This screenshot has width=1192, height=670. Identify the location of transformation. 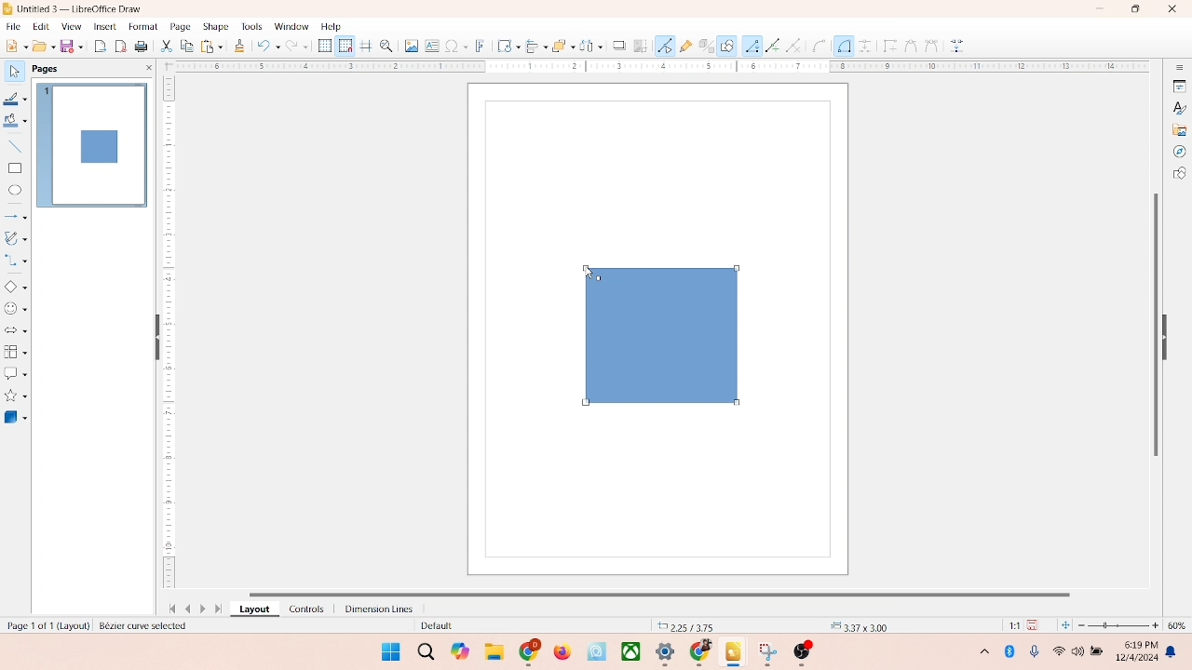
(504, 46).